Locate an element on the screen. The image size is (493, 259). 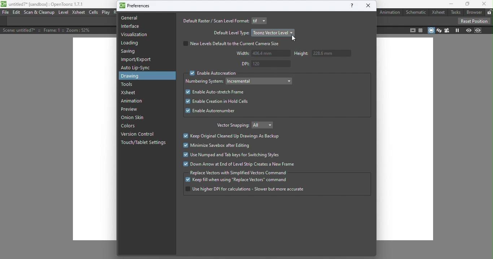
Scan & Cleanup is located at coordinates (40, 13).